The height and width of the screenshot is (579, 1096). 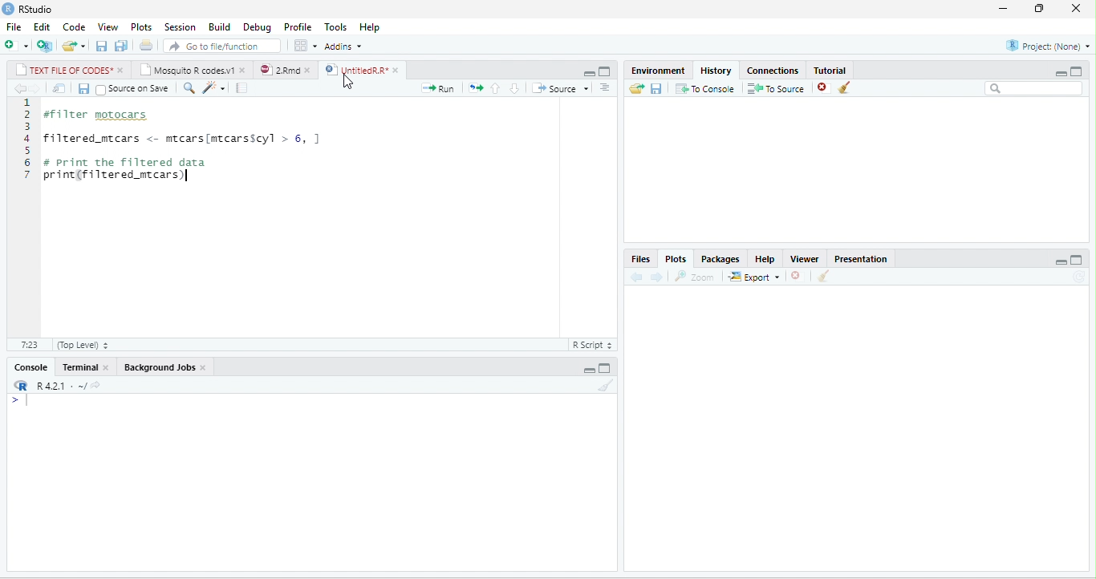 What do you see at coordinates (132, 170) in the screenshot?
I see `# print the filtered dataprint(filtered_mtcars)` at bounding box center [132, 170].